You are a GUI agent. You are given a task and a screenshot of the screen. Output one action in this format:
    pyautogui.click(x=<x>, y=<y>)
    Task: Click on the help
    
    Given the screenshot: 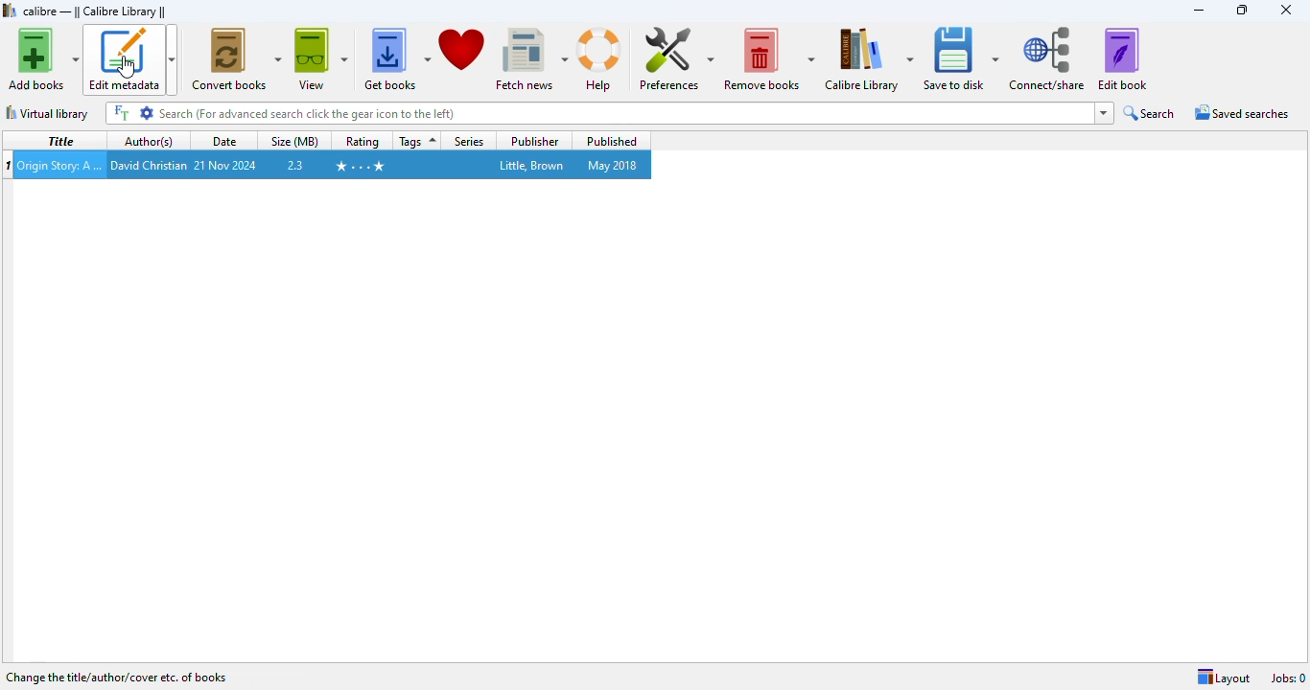 What is the action you would take?
    pyautogui.click(x=599, y=58)
    